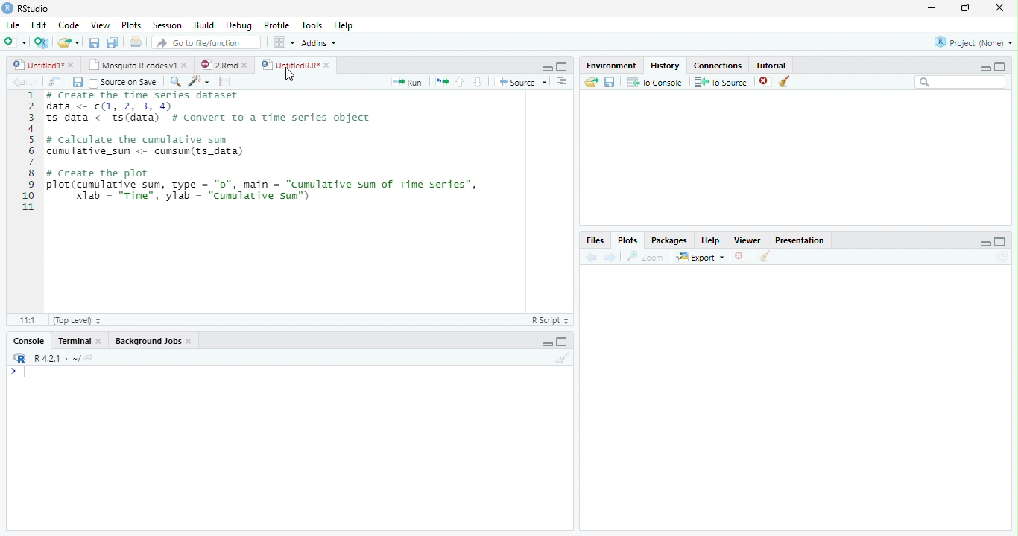 The width and height of the screenshot is (1018, 536). I want to click on Source on save, so click(124, 83).